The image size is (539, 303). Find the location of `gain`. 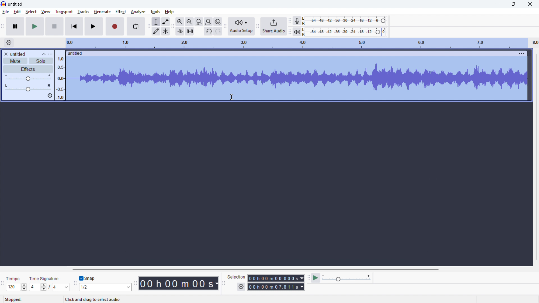

gain is located at coordinates (28, 78).